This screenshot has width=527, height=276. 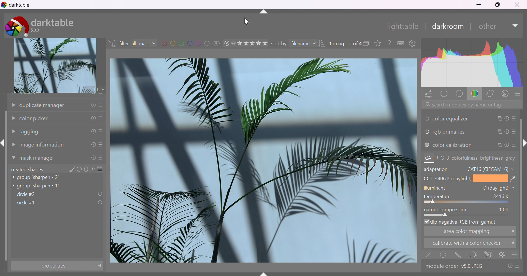 I want to click on color, so click(x=474, y=94).